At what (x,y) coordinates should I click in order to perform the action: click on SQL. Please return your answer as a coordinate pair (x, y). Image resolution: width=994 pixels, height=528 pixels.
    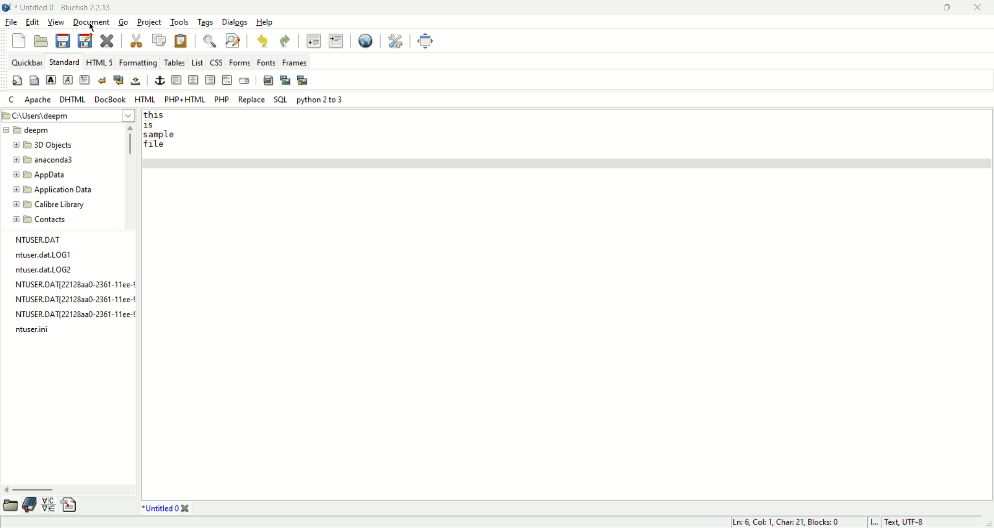
    Looking at the image, I should click on (280, 100).